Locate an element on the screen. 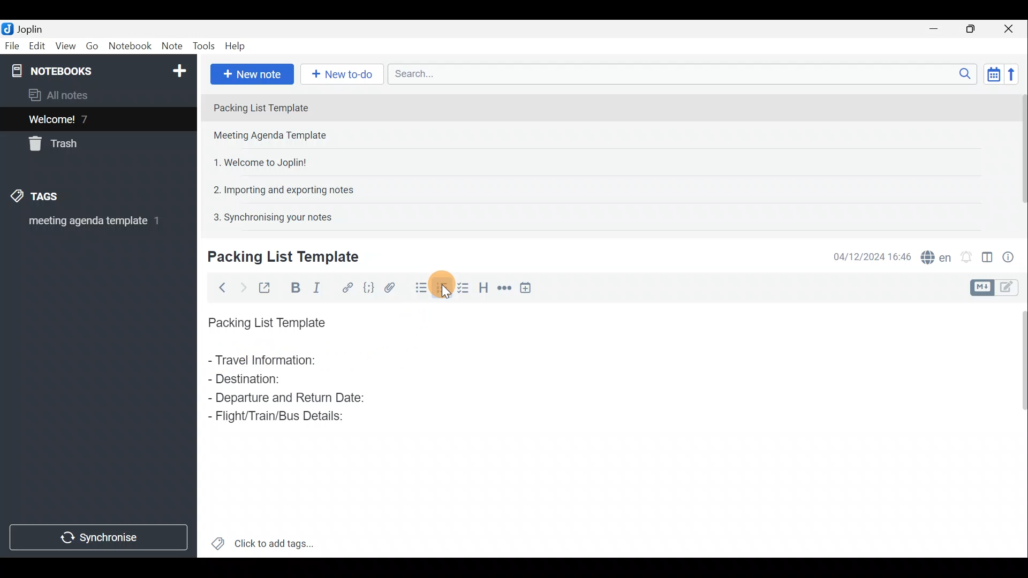  Close is located at coordinates (1012, 28).